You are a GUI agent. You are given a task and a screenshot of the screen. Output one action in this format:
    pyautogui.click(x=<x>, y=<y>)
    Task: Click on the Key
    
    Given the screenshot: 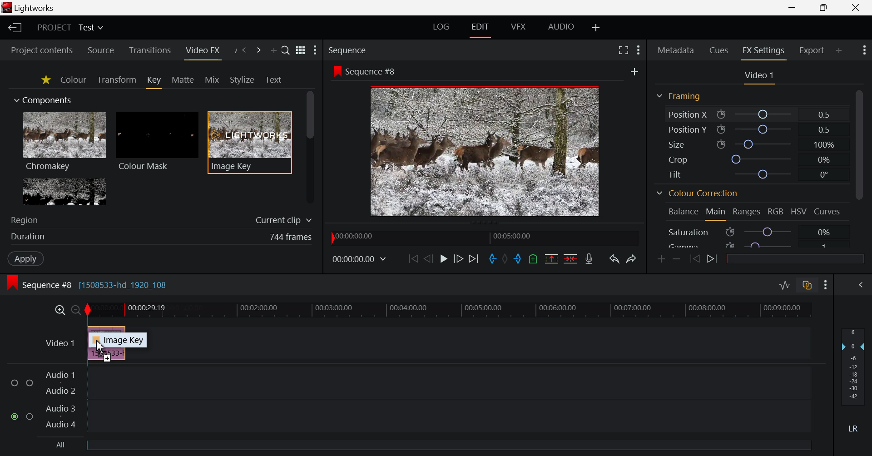 What is the action you would take?
    pyautogui.click(x=154, y=82)
    